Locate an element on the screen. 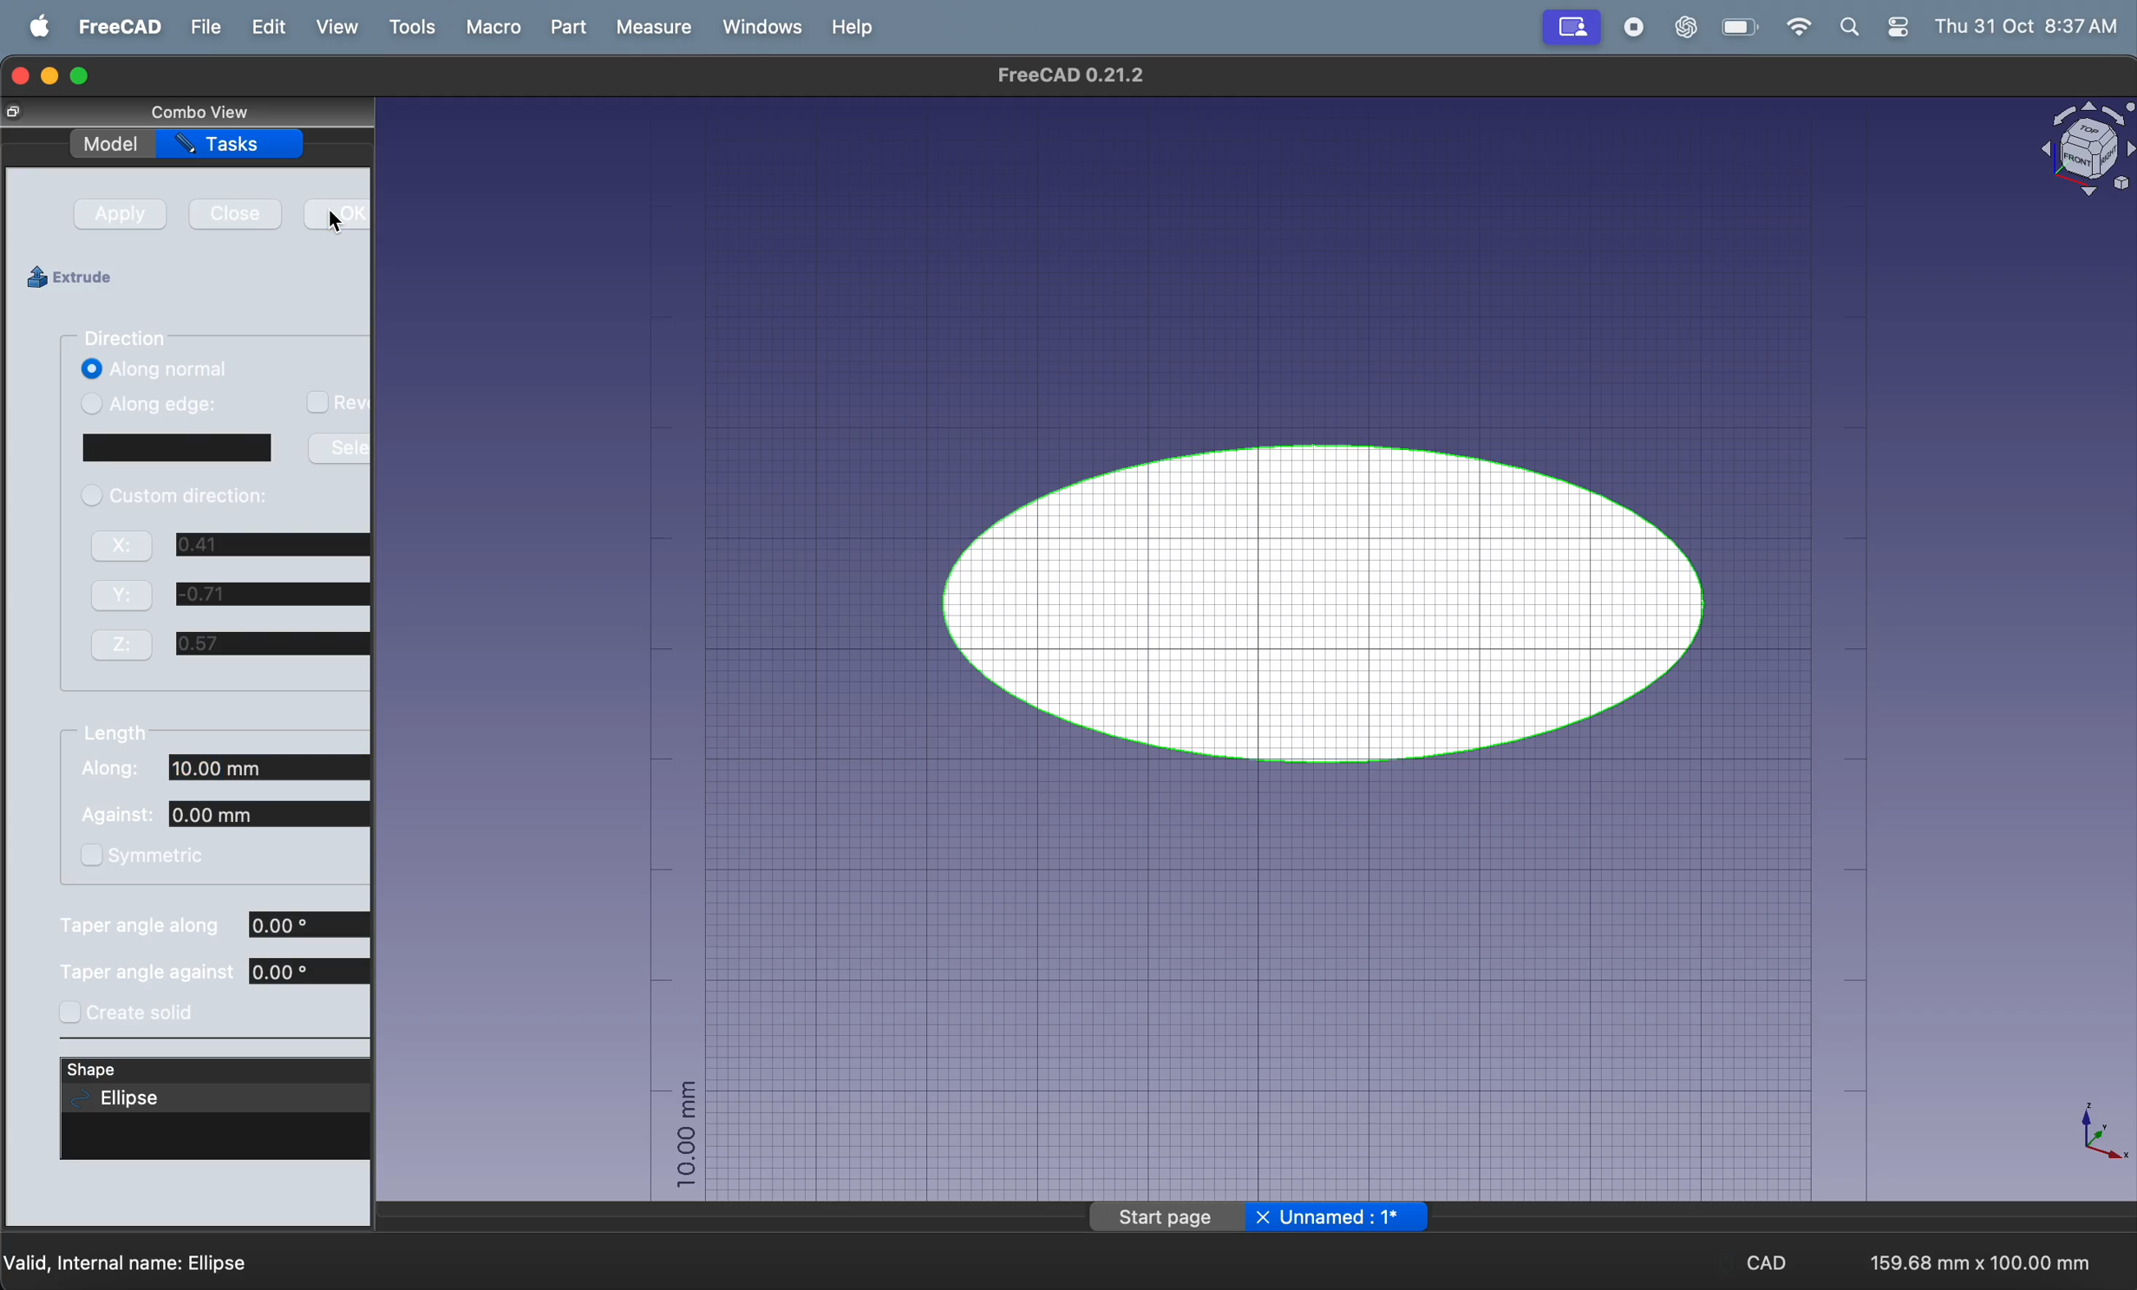  marco is located at coordinates (491, 27).